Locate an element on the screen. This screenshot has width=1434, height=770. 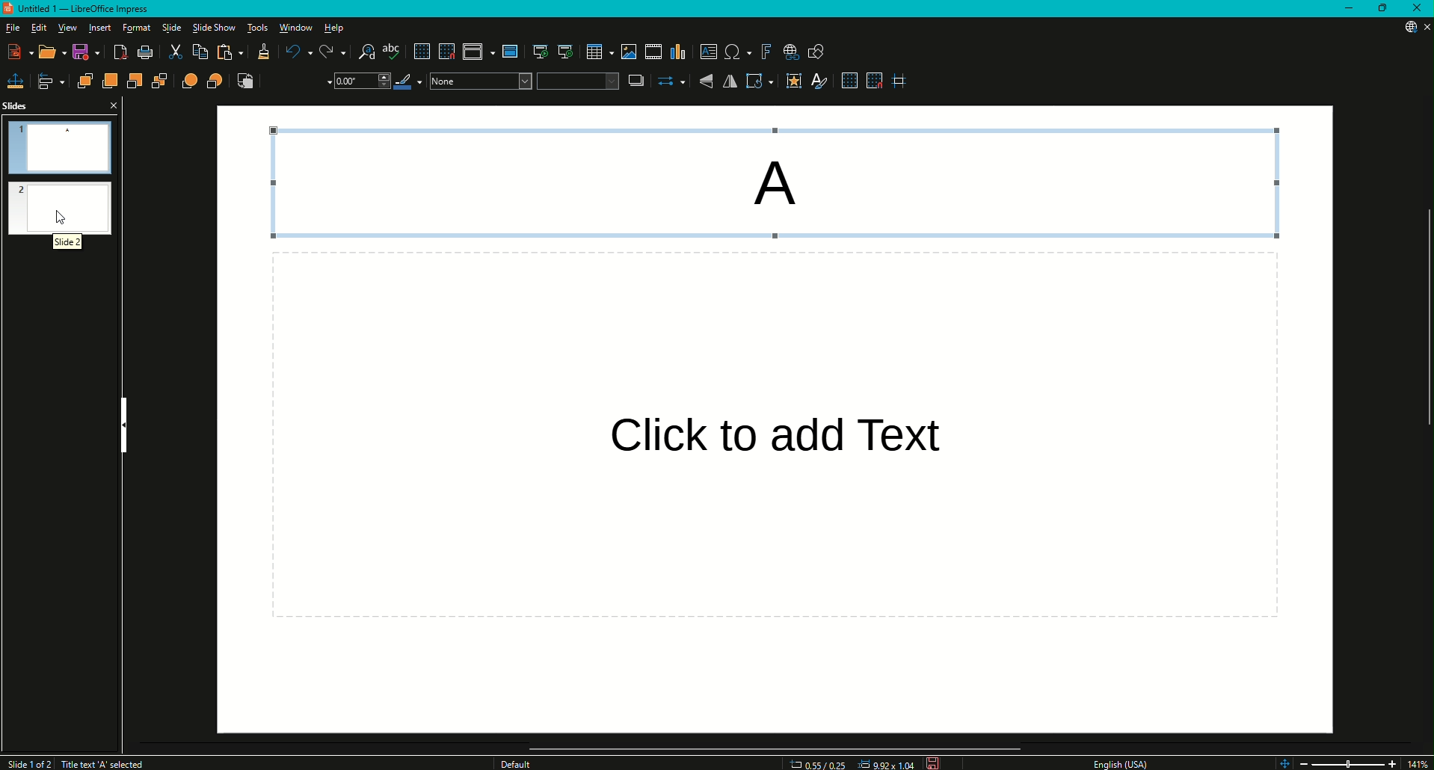
Line Style is located at coordinates (296, 82).